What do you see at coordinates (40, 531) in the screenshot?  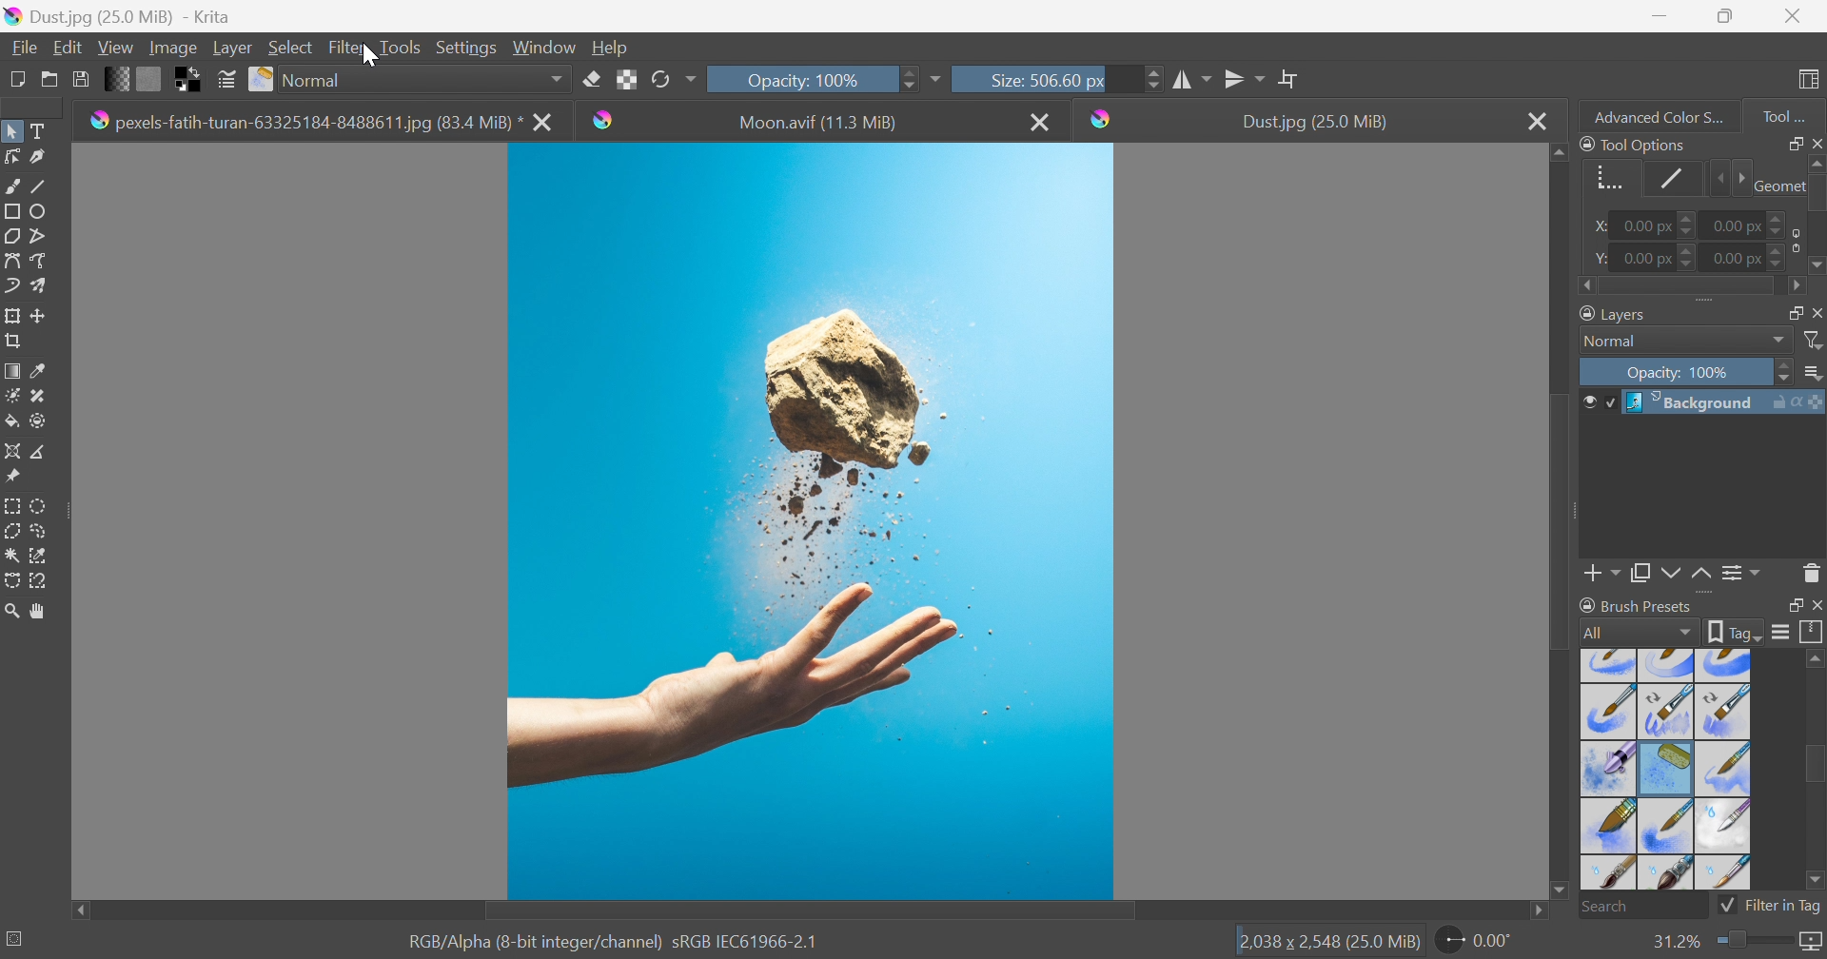 I see `Freehand selection tool` at bounding box center [40, 531].